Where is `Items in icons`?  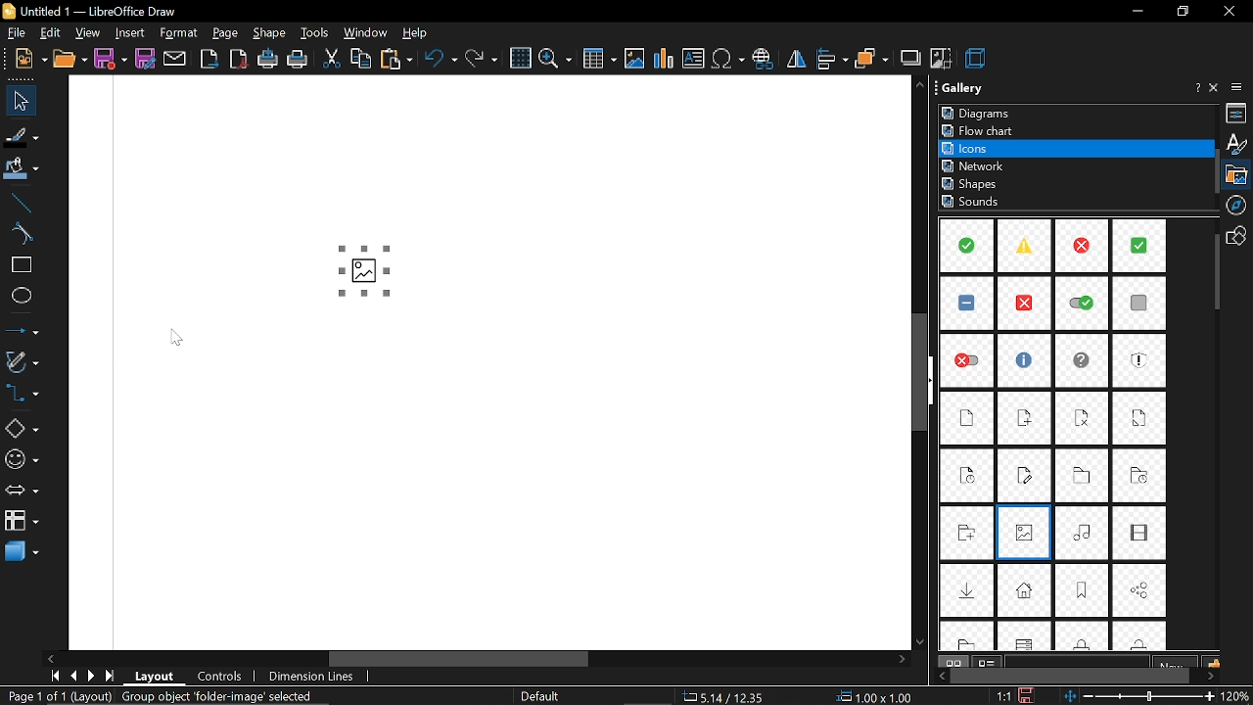 Items in icons is located at coordinates (1055, 436).